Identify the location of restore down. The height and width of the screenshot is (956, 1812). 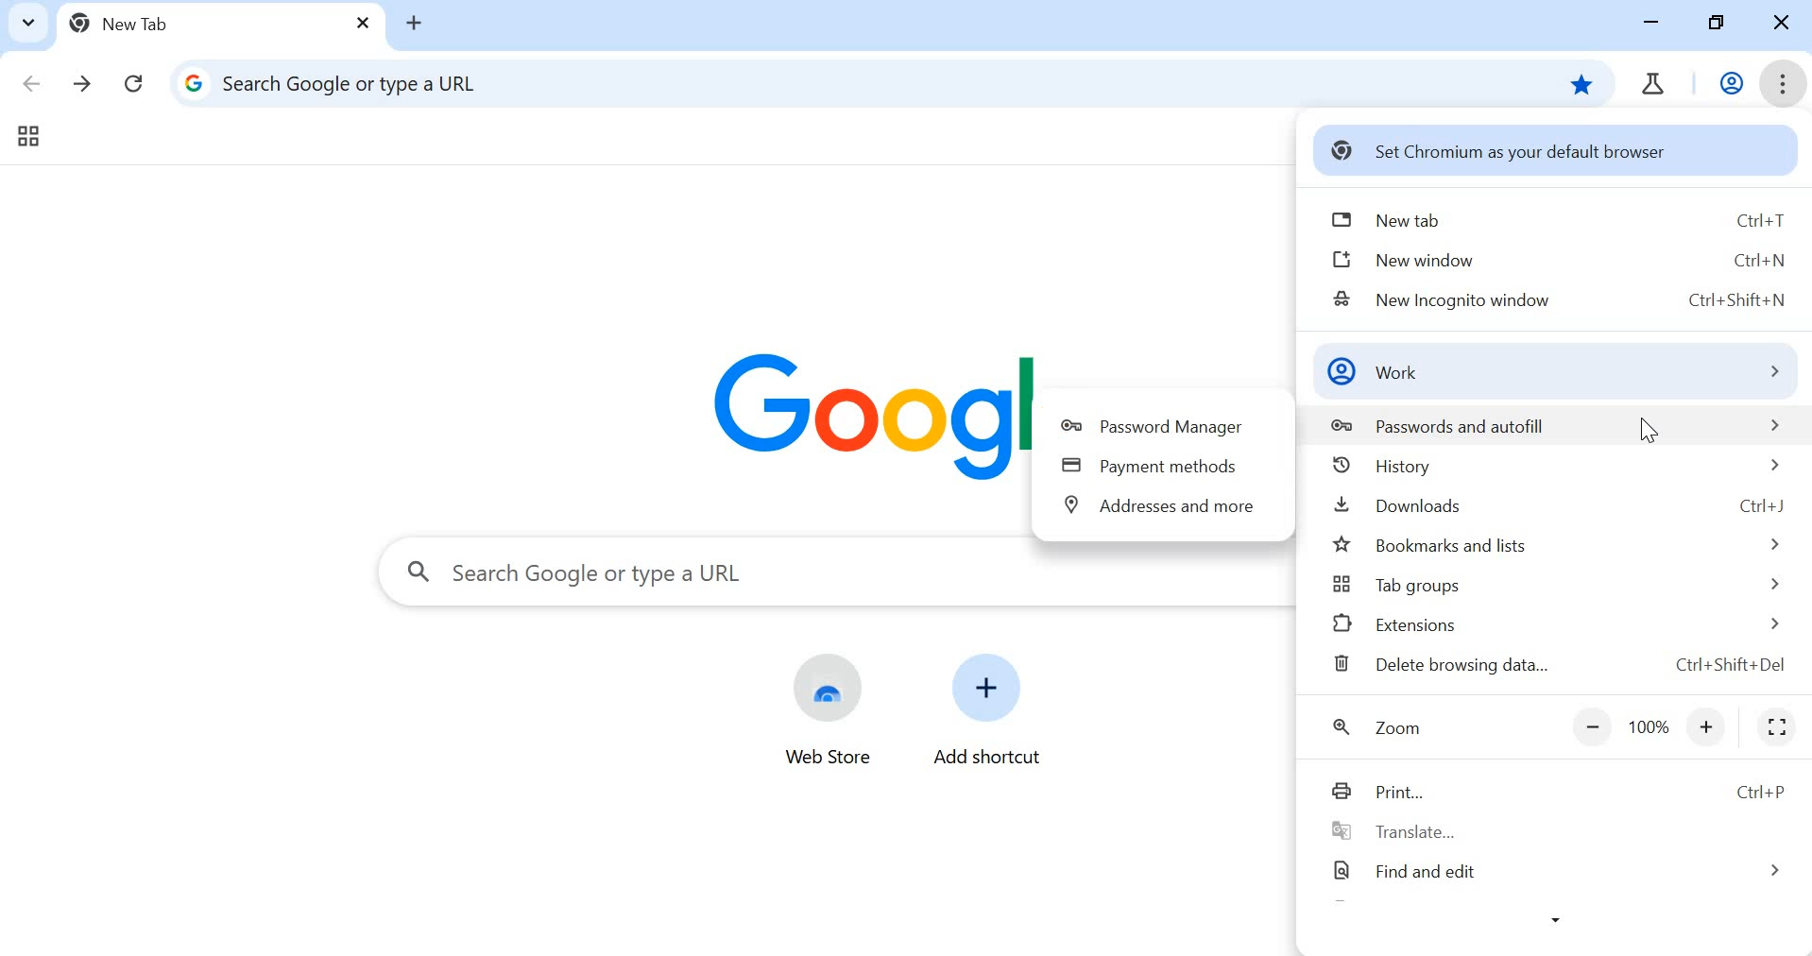
(1718, 24).